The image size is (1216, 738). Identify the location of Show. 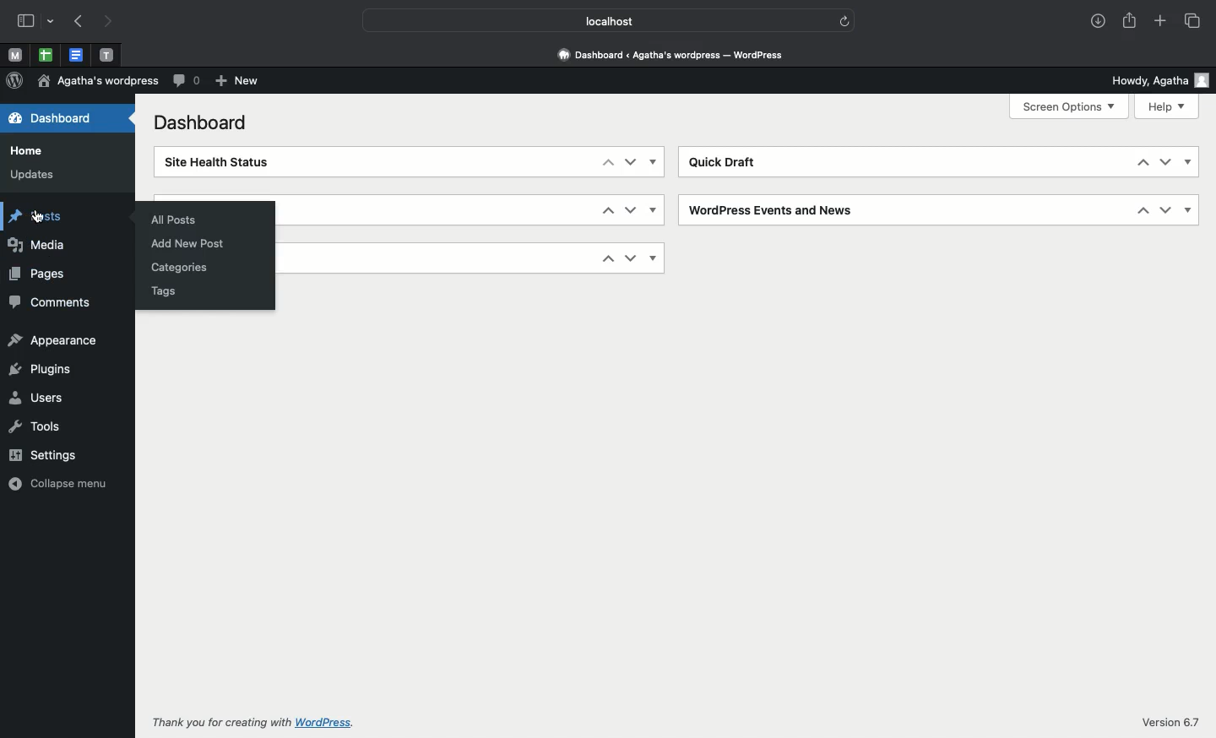
(654, 209).